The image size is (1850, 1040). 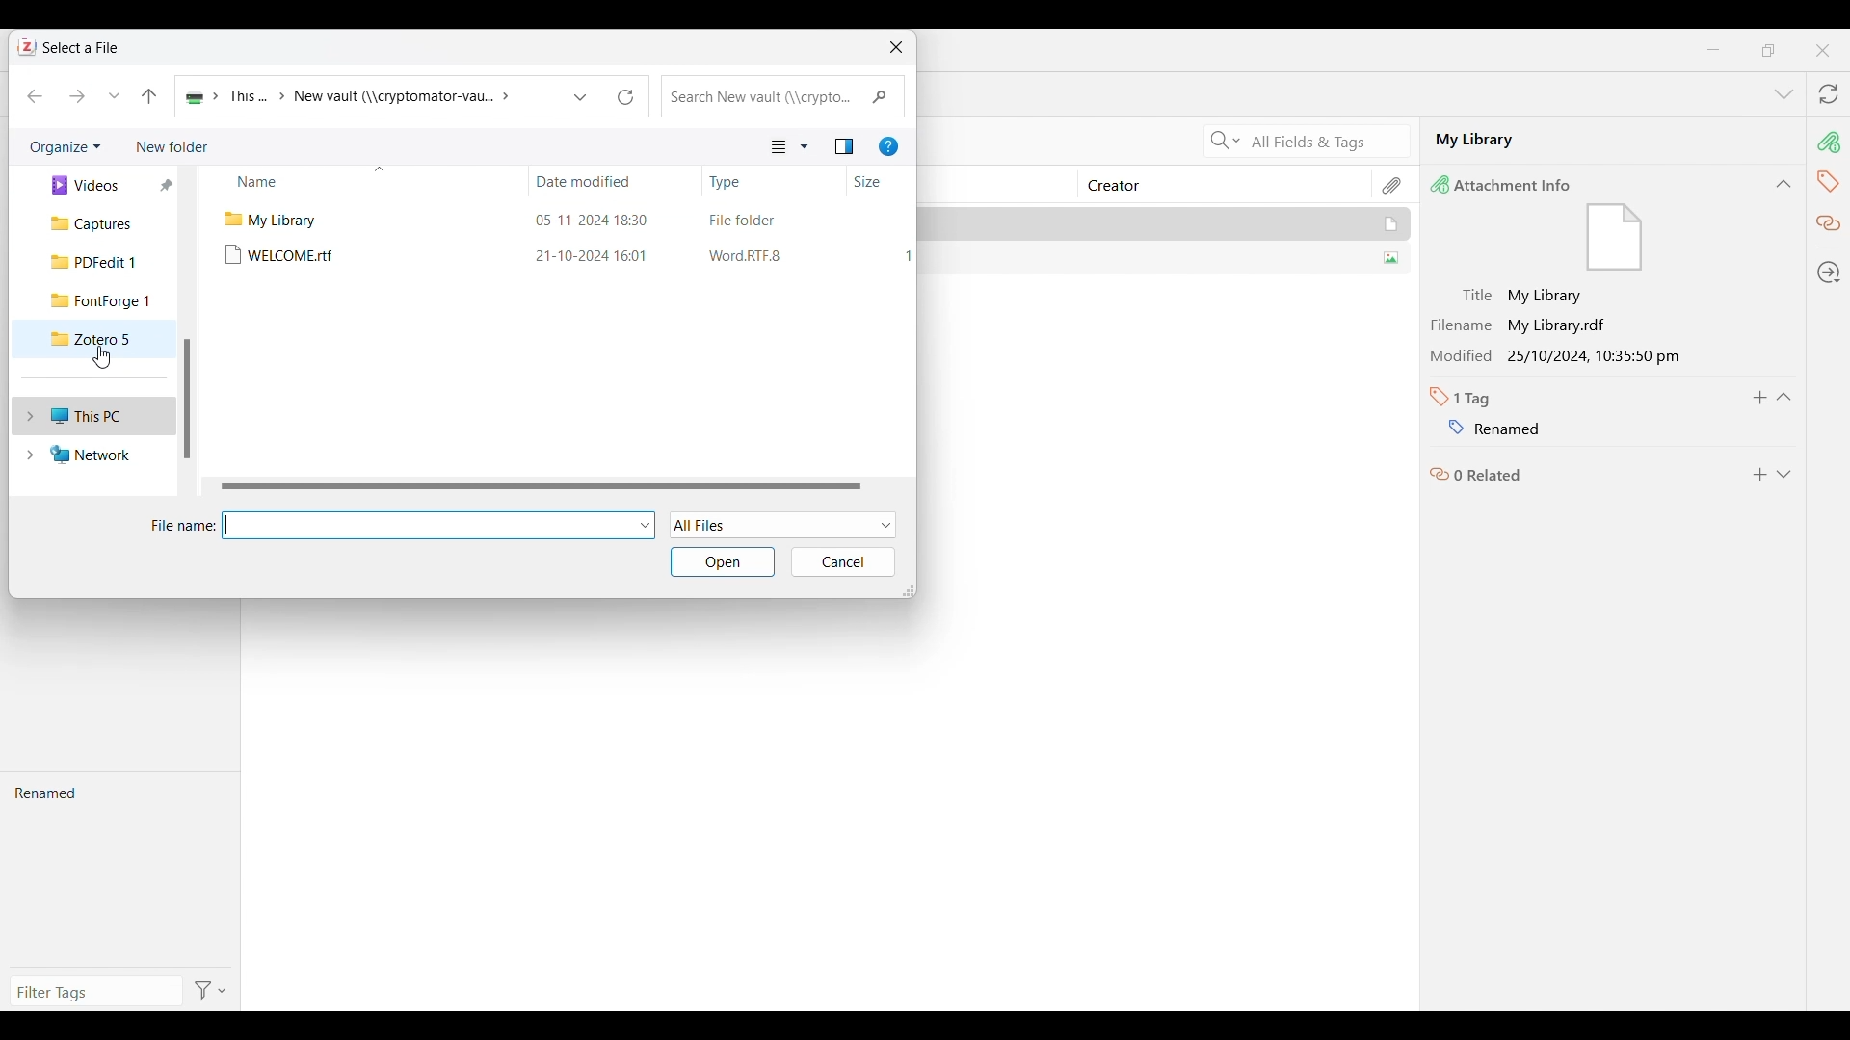 I want to click on Type in filter tags, so click(x=95, y=991).